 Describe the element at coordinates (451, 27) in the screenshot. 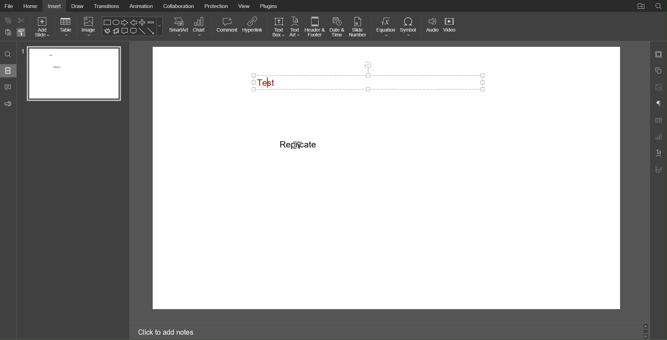

I see `Video` at that location.